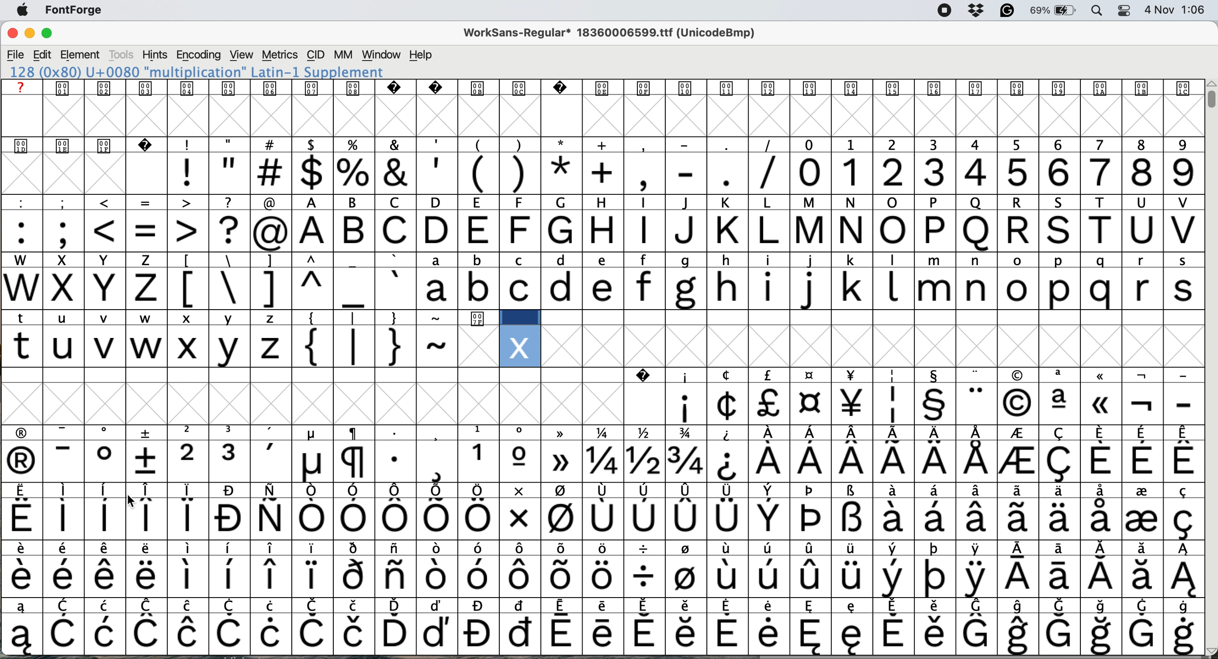 The height and width of the screenshot is (659, 1218). Describe the element at coordinates (672, 491) in the screenshot. I see `special characters` at that location.